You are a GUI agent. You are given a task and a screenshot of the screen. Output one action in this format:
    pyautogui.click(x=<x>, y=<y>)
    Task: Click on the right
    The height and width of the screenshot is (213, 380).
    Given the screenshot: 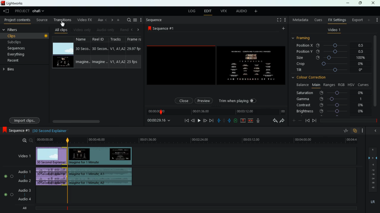 What is the action you would take?
    pyautogui.click(x=138, y=30)
    